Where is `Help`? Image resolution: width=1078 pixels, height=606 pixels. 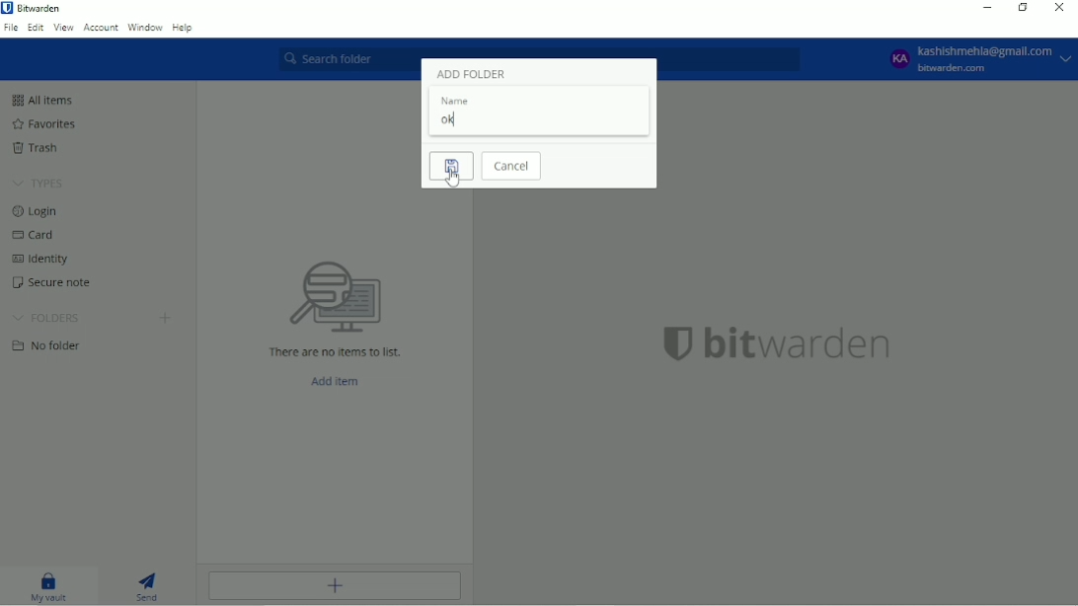 Help is located at coordinates (184, 29).